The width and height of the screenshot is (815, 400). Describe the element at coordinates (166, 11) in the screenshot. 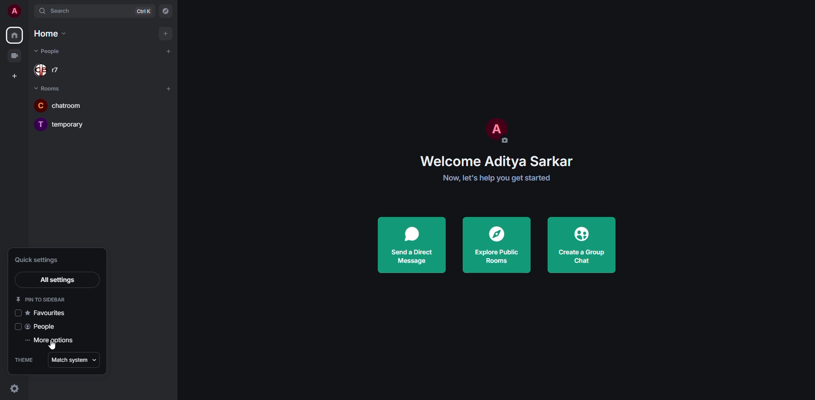

I see `navigator` at that location.